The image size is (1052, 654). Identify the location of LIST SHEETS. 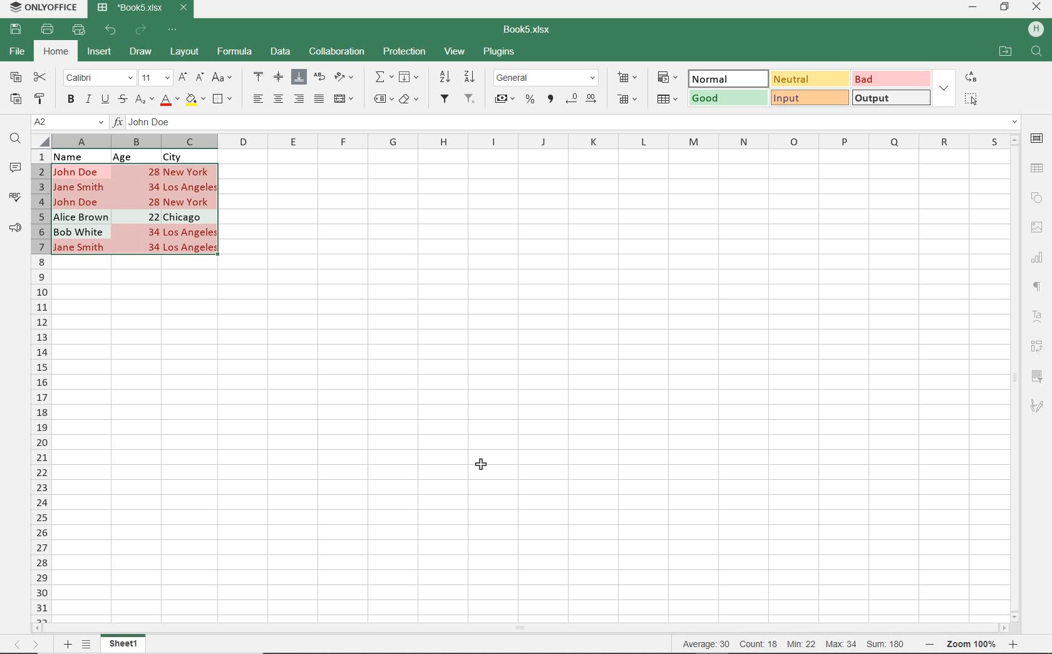
(89, 645).